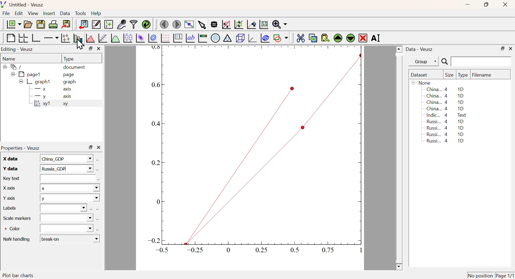  I want to click on Ternary Graph, so click(227, 38).